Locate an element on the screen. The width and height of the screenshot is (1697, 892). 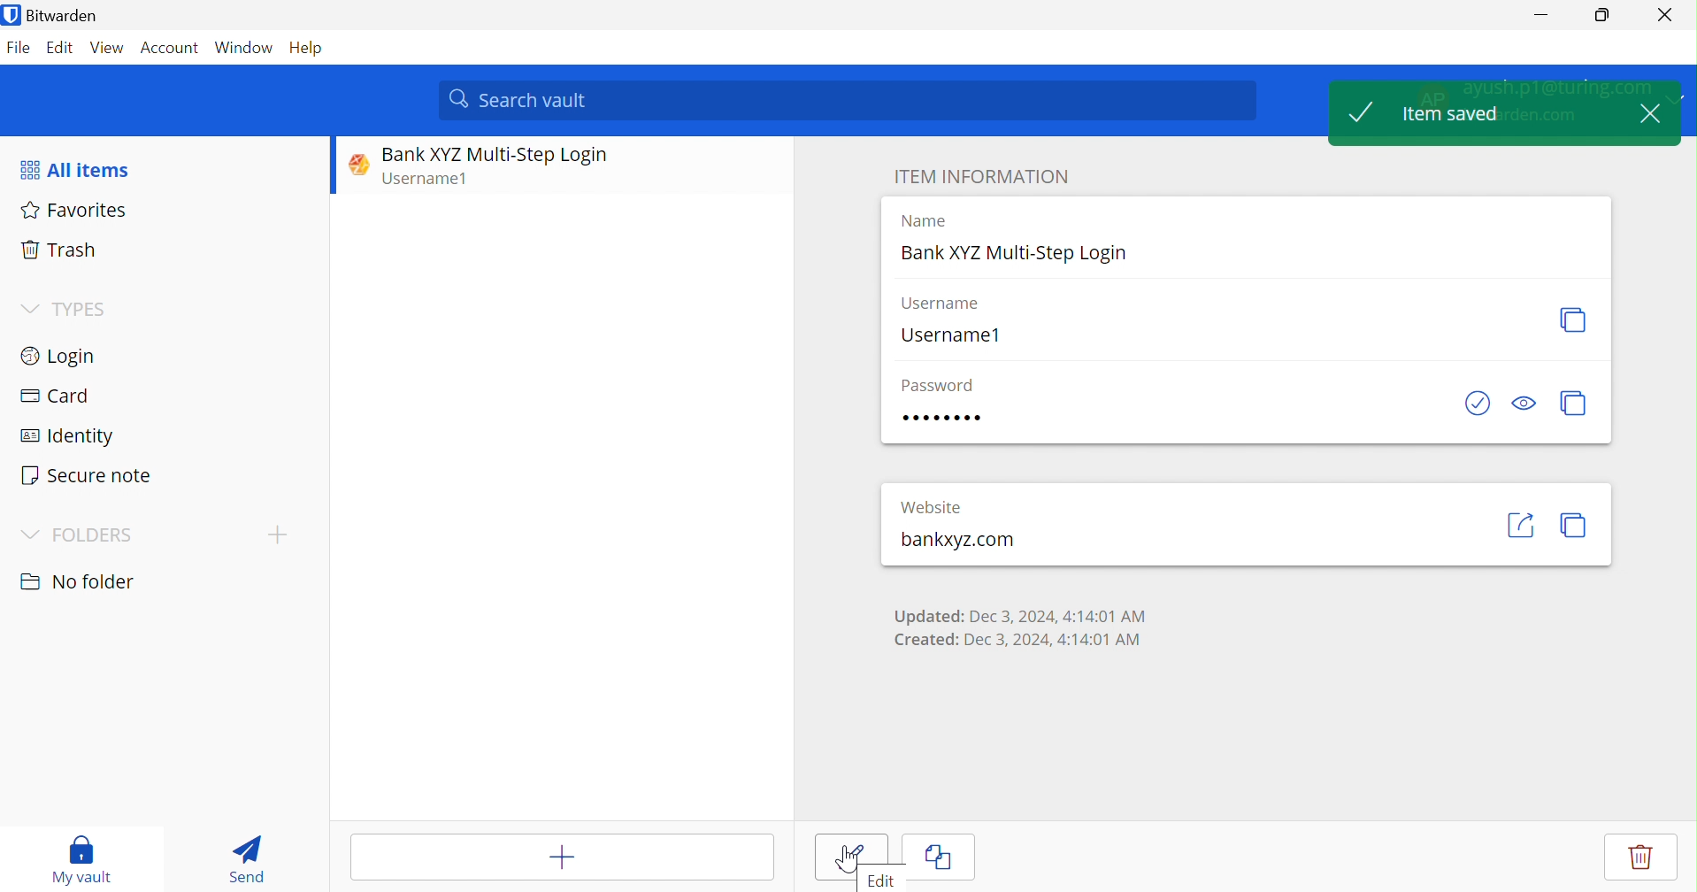
Window is located at coordinates (244, 50).